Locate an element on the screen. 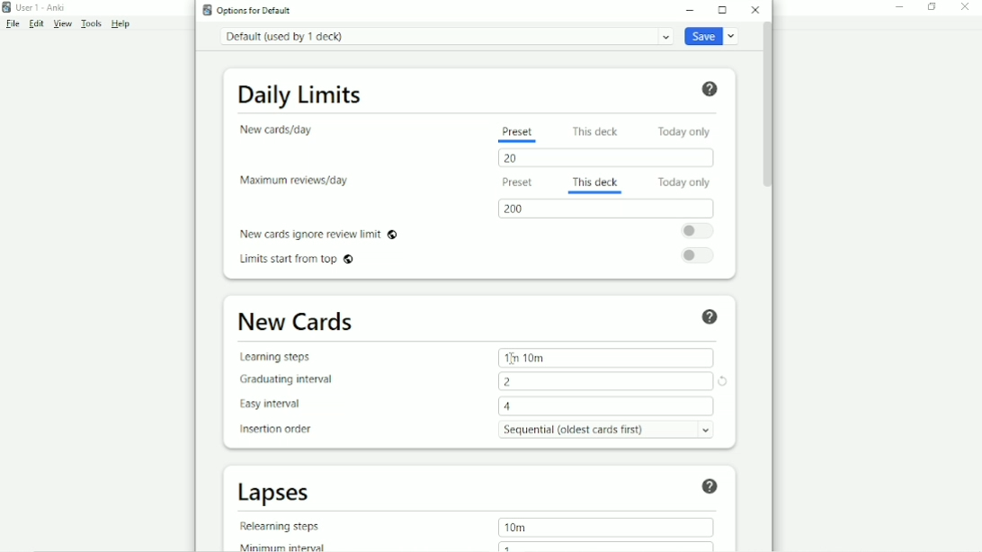  Help is located at coordinates (708, 88).